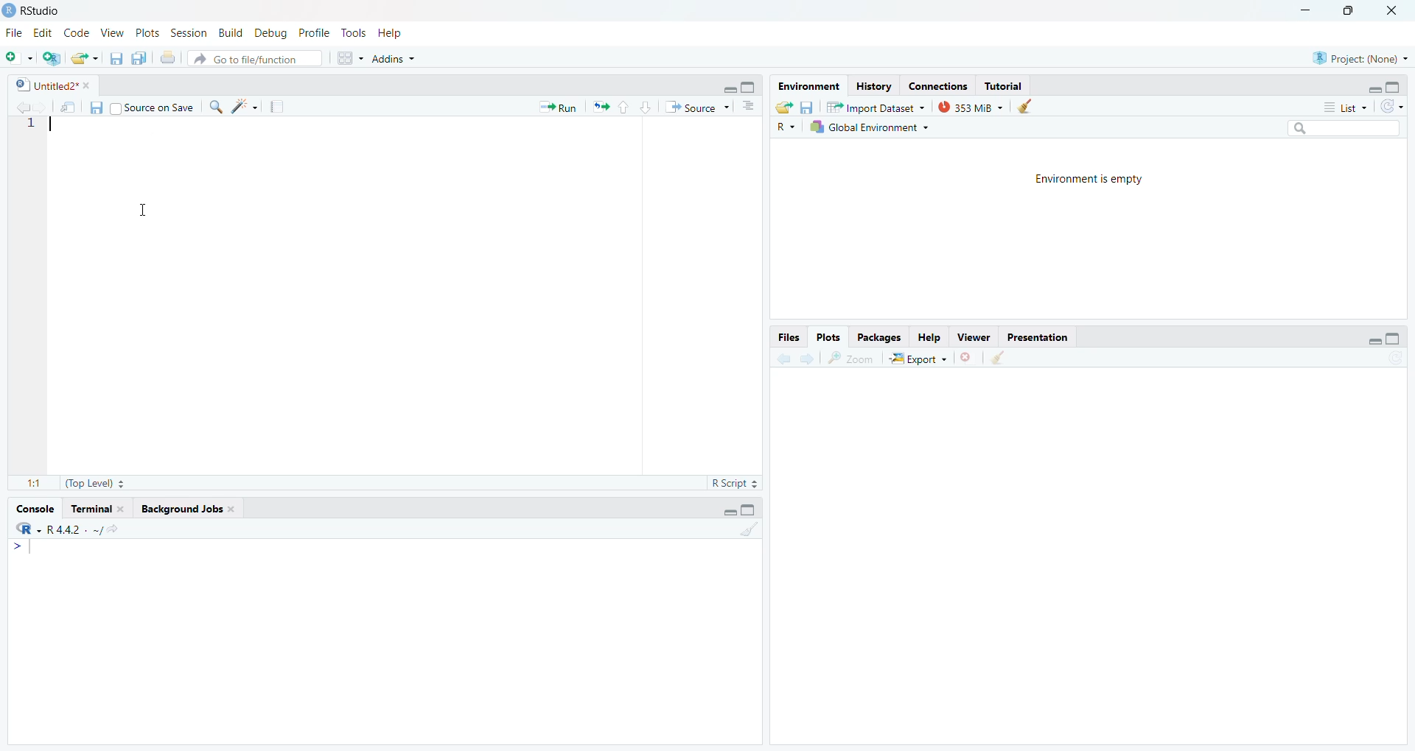 Image resolution: width=1415 pixels, height=751 pixels. Describe the element at coordinates (626, 107) in the screenshot. I see `go to previous section/chunk` at that location.